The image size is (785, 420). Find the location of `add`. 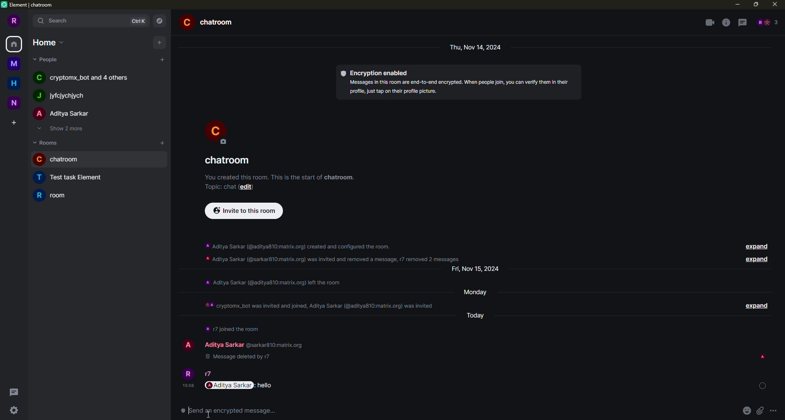

add is located at coordinates (163, 59).